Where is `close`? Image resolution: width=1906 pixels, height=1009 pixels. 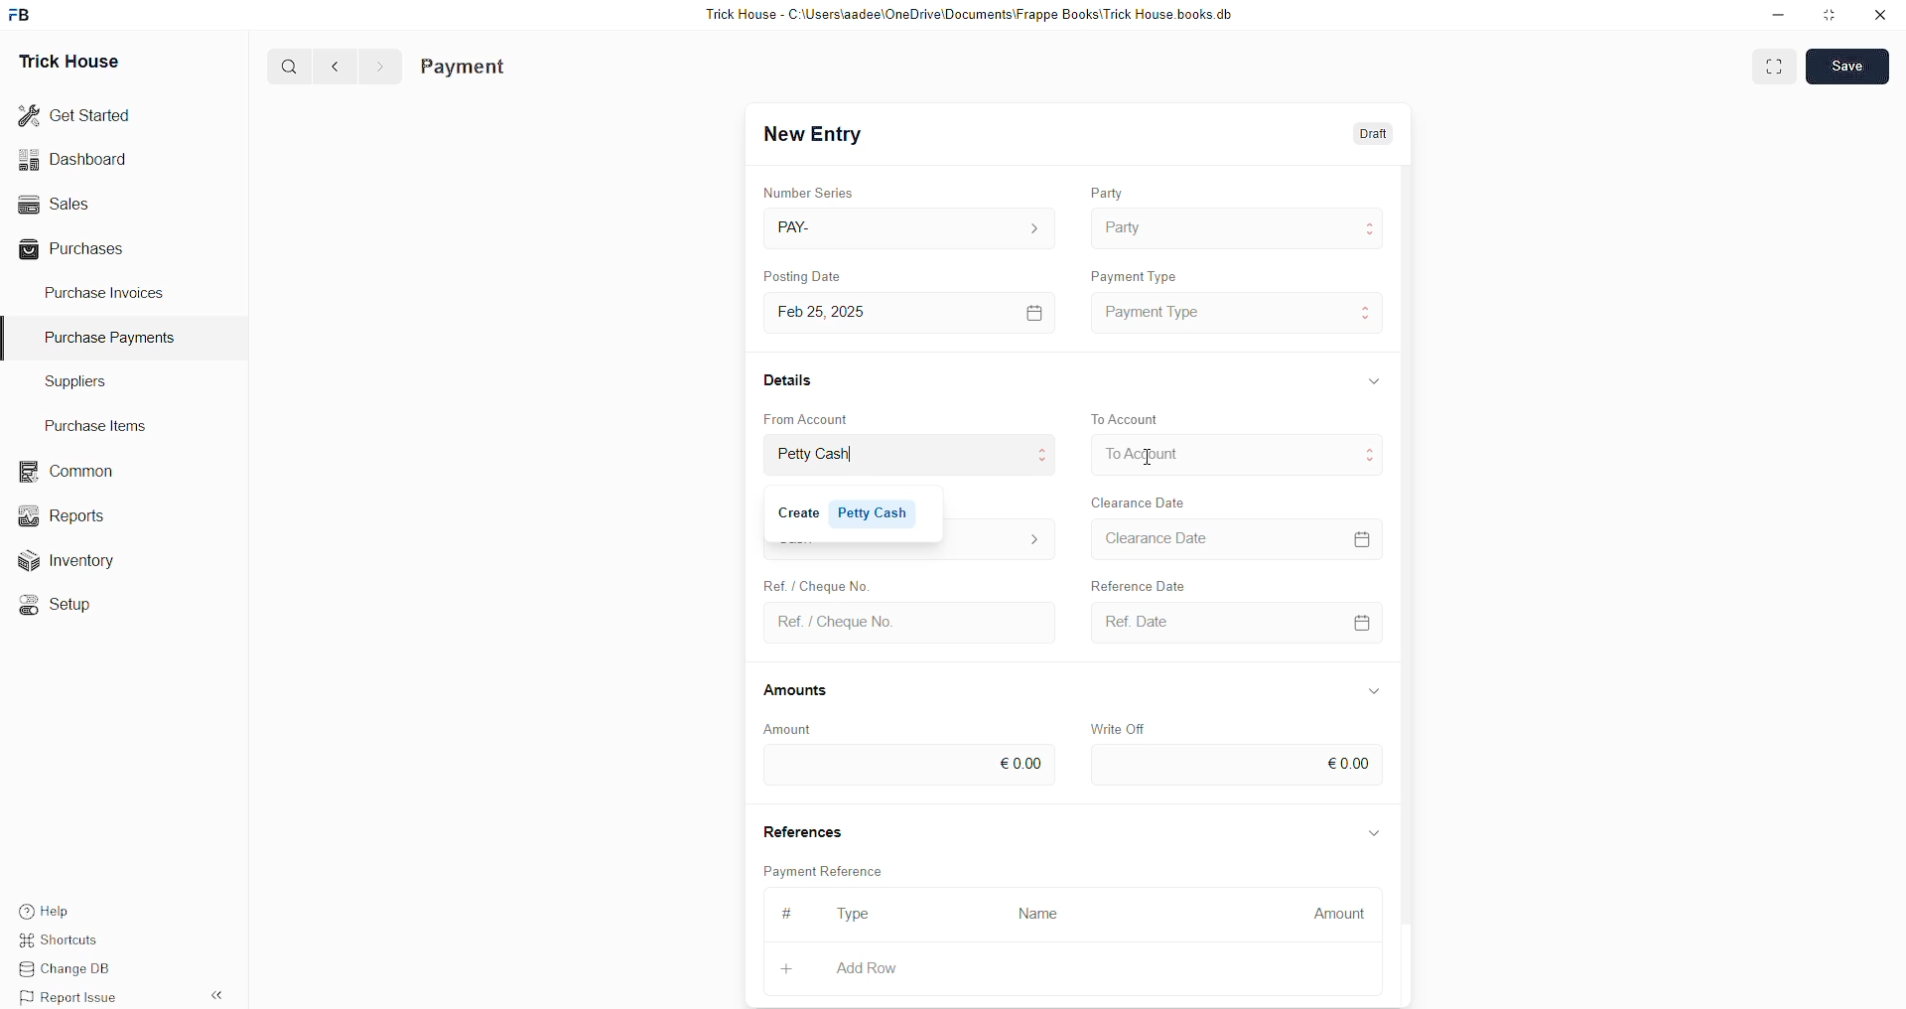
close is located at coordinates (1880, 15).